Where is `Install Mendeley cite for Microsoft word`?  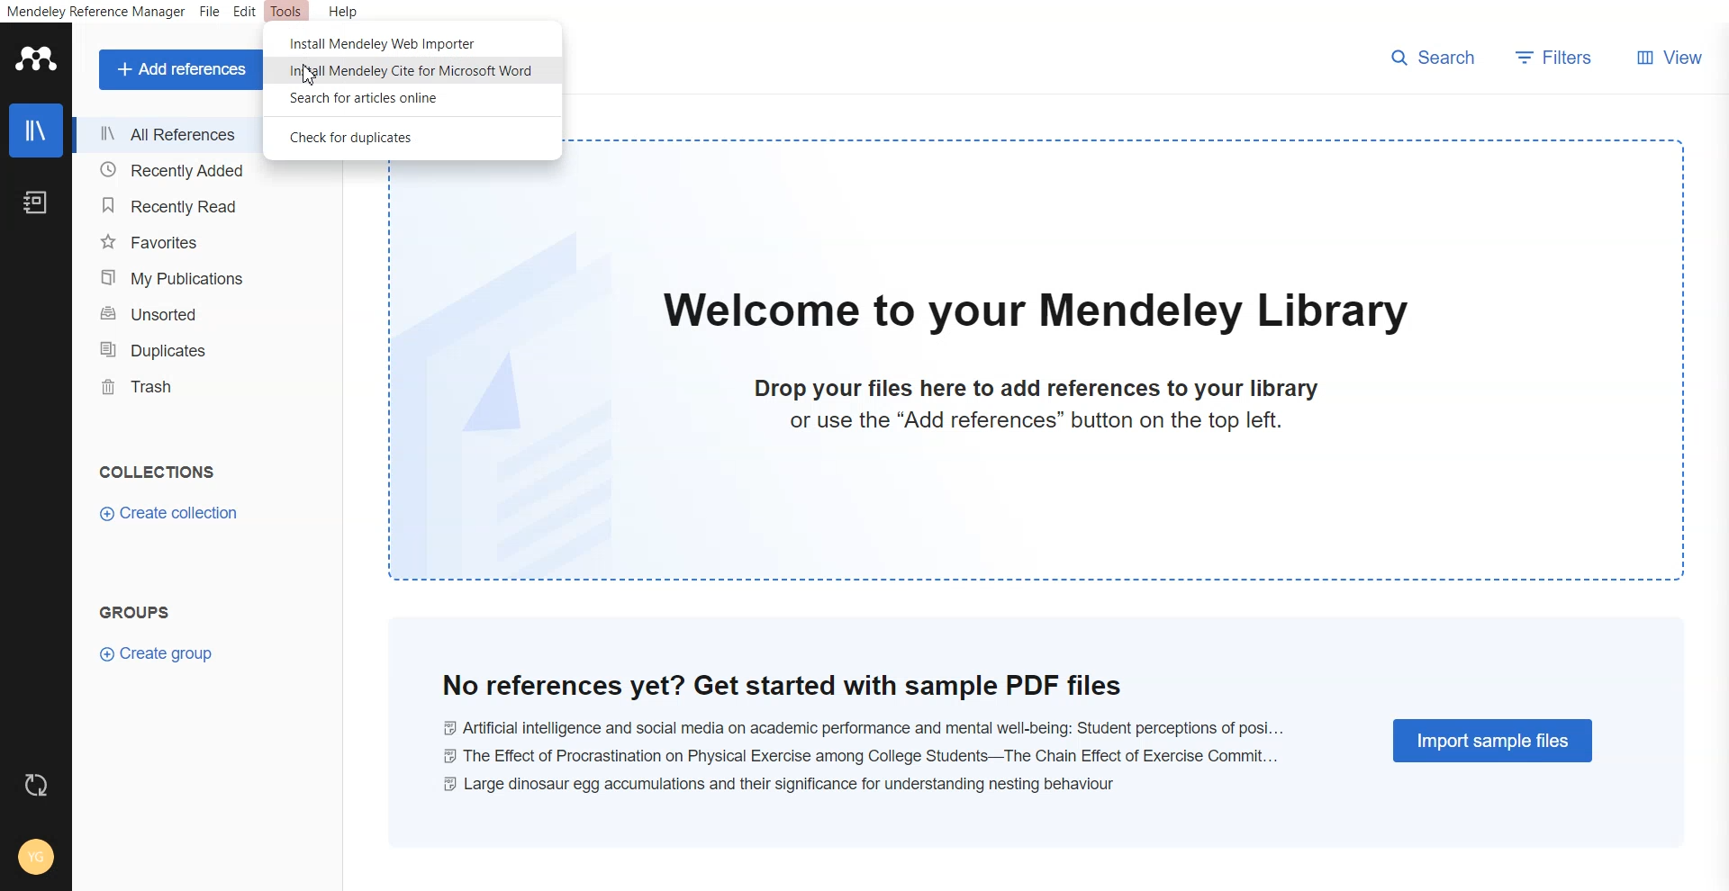 Install Mendeley cite for Microsoft word is located at coordinates (412, 70).